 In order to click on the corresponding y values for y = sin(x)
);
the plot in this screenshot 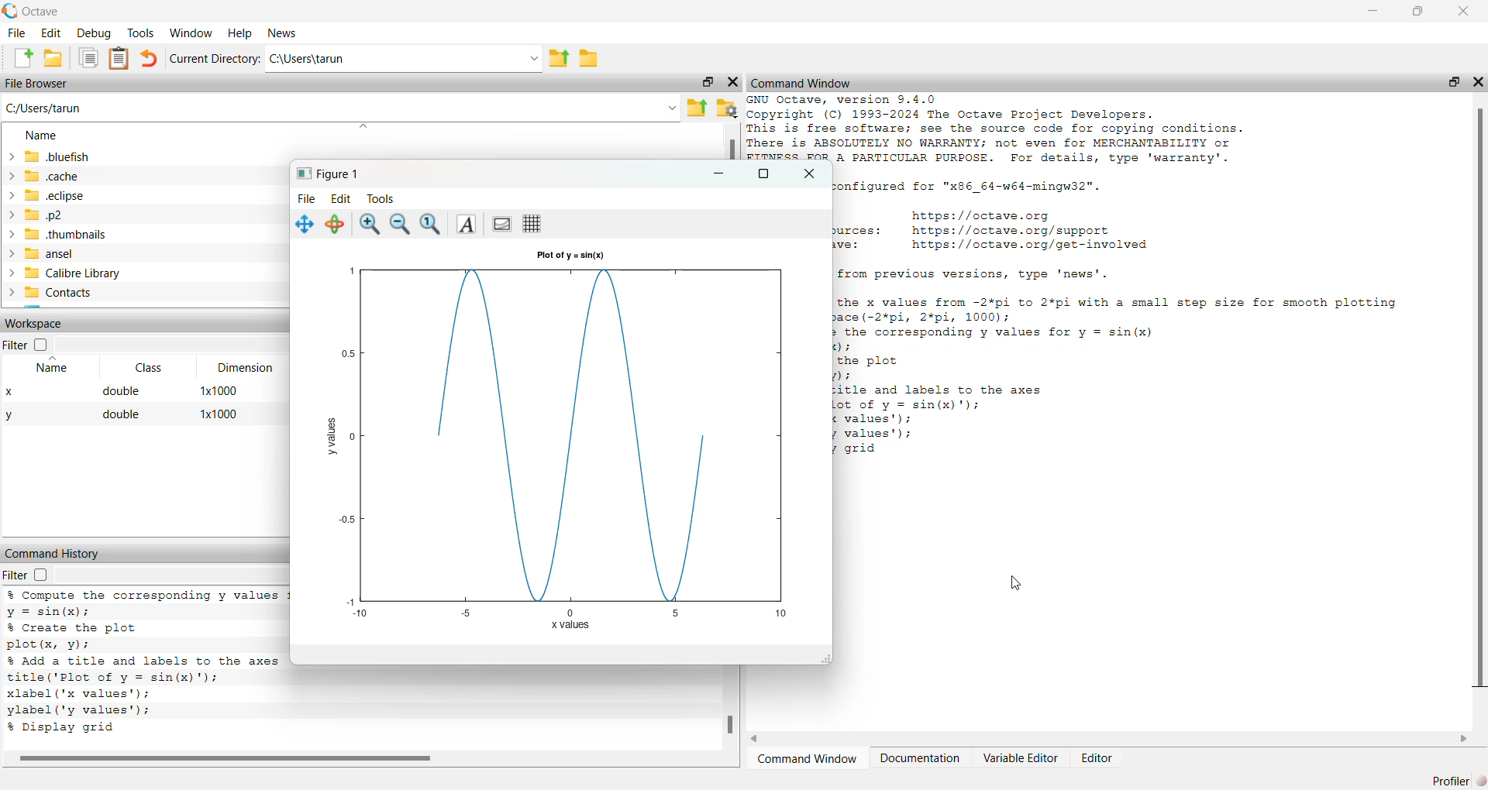, I will do `click(994, 346)`.